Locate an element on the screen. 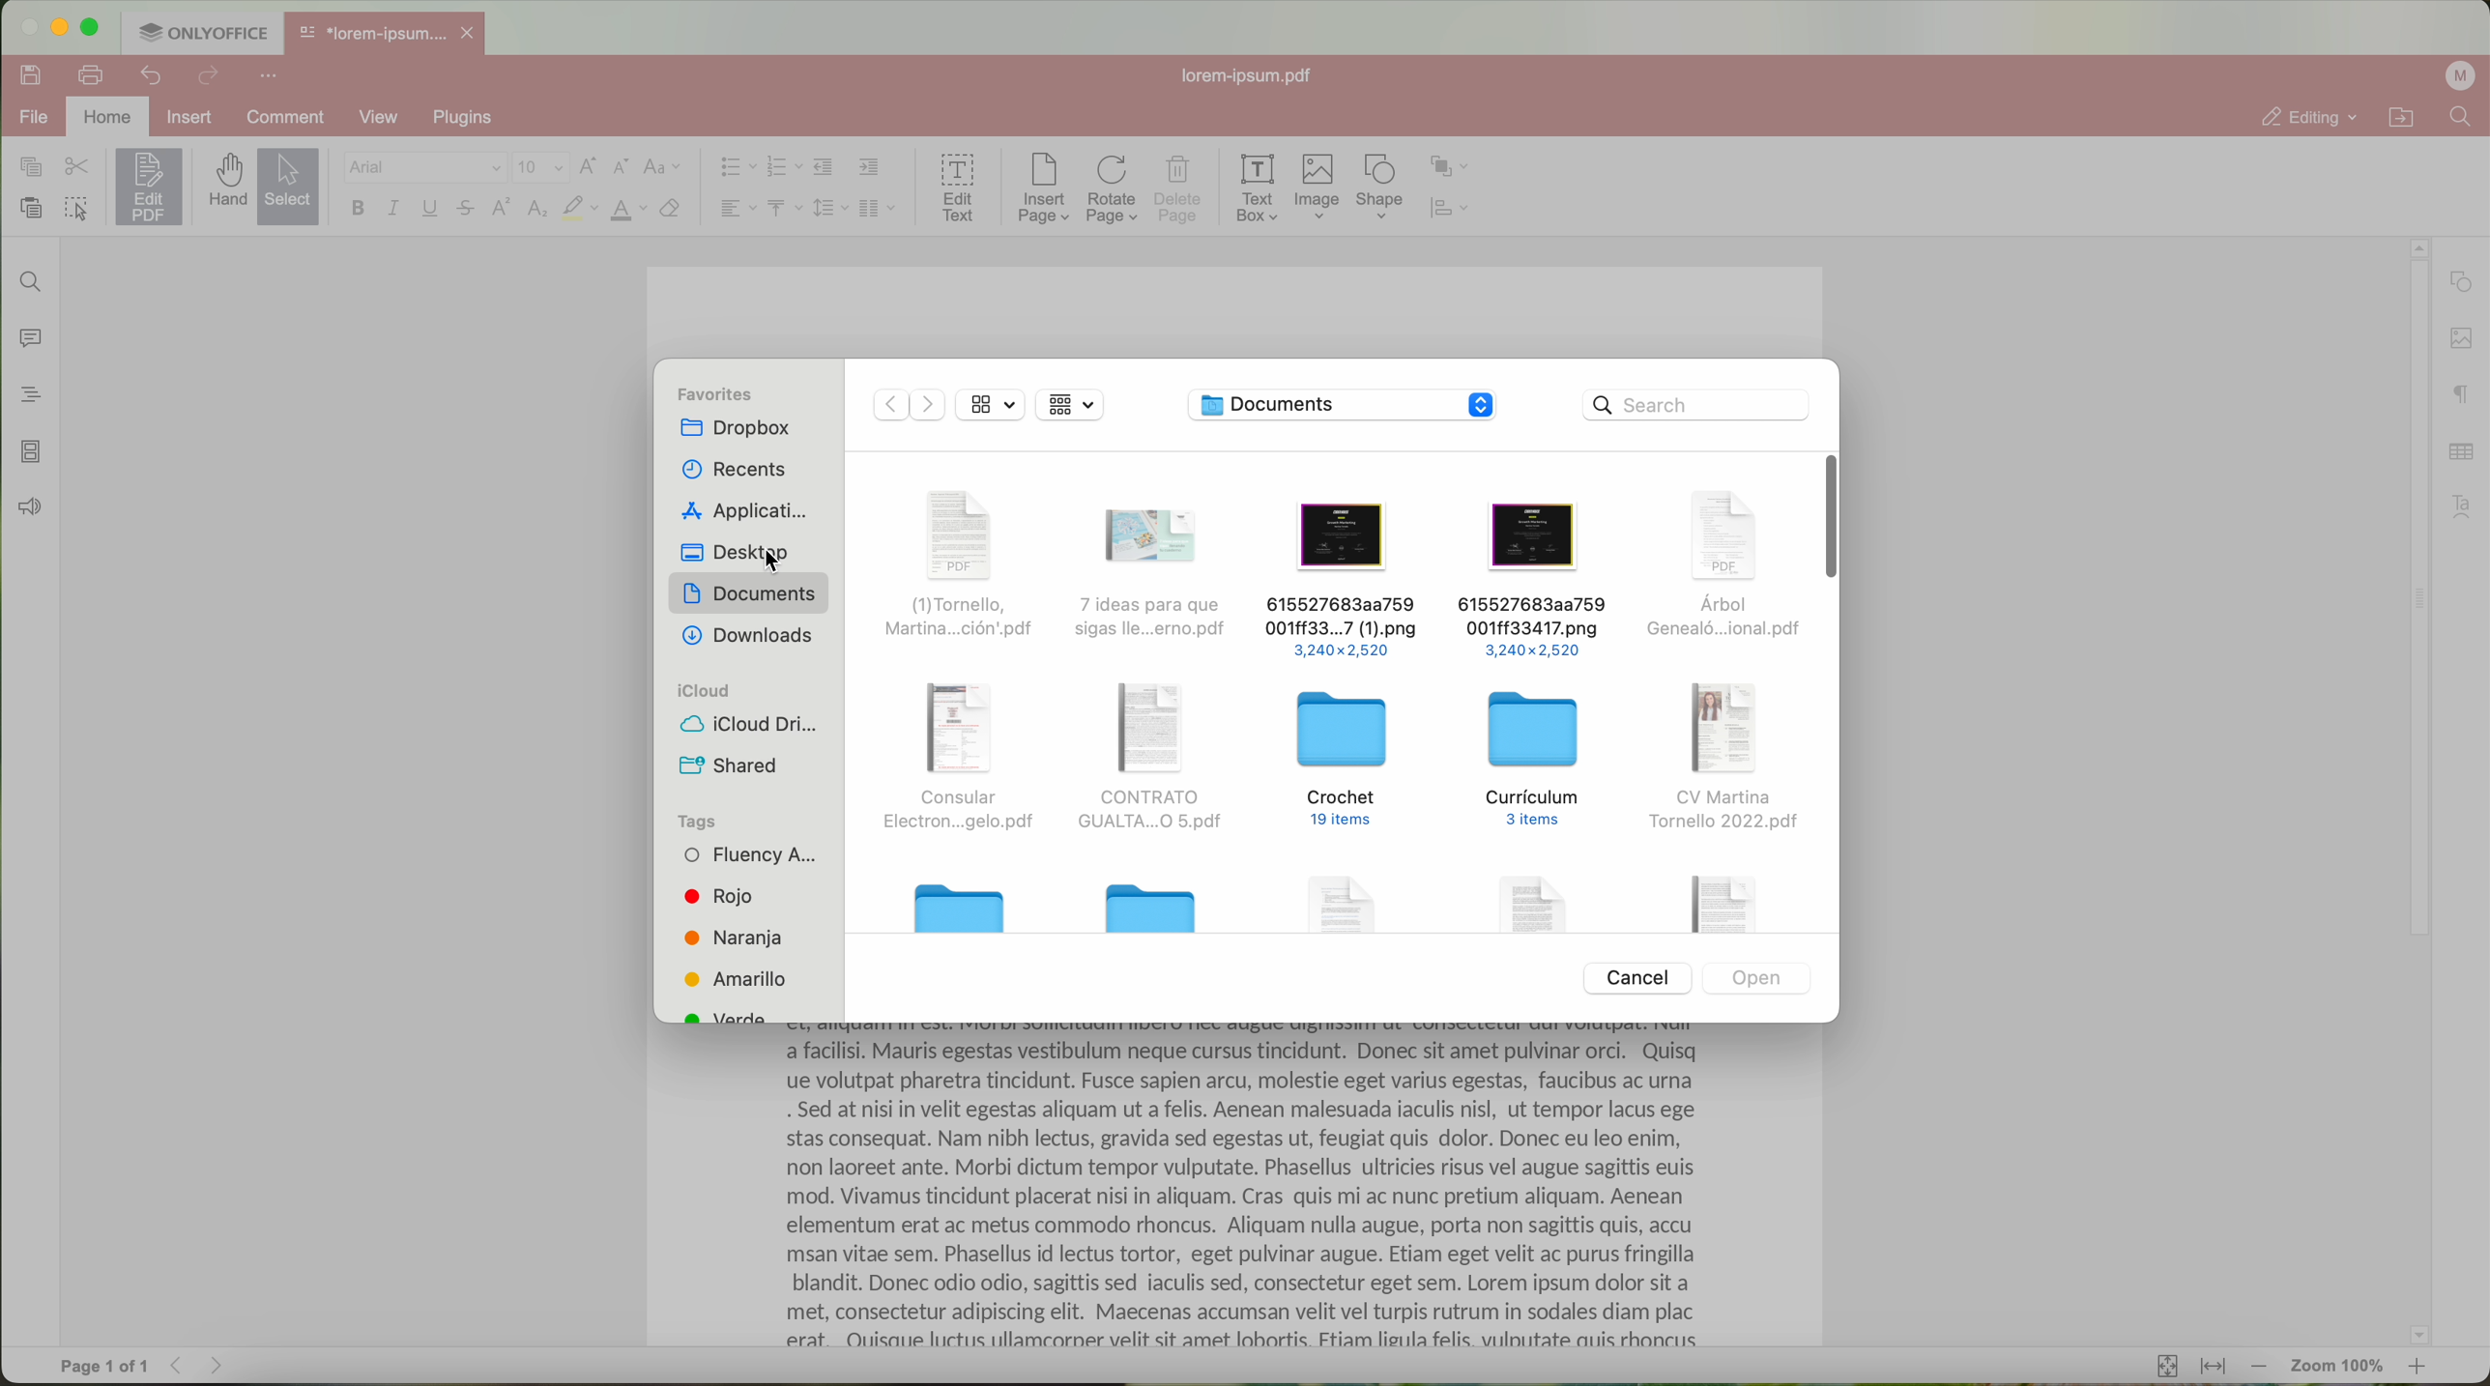 This screenshot has width=2490, height=1386. Crochet
19 items is located at coordinates (1344, 762).